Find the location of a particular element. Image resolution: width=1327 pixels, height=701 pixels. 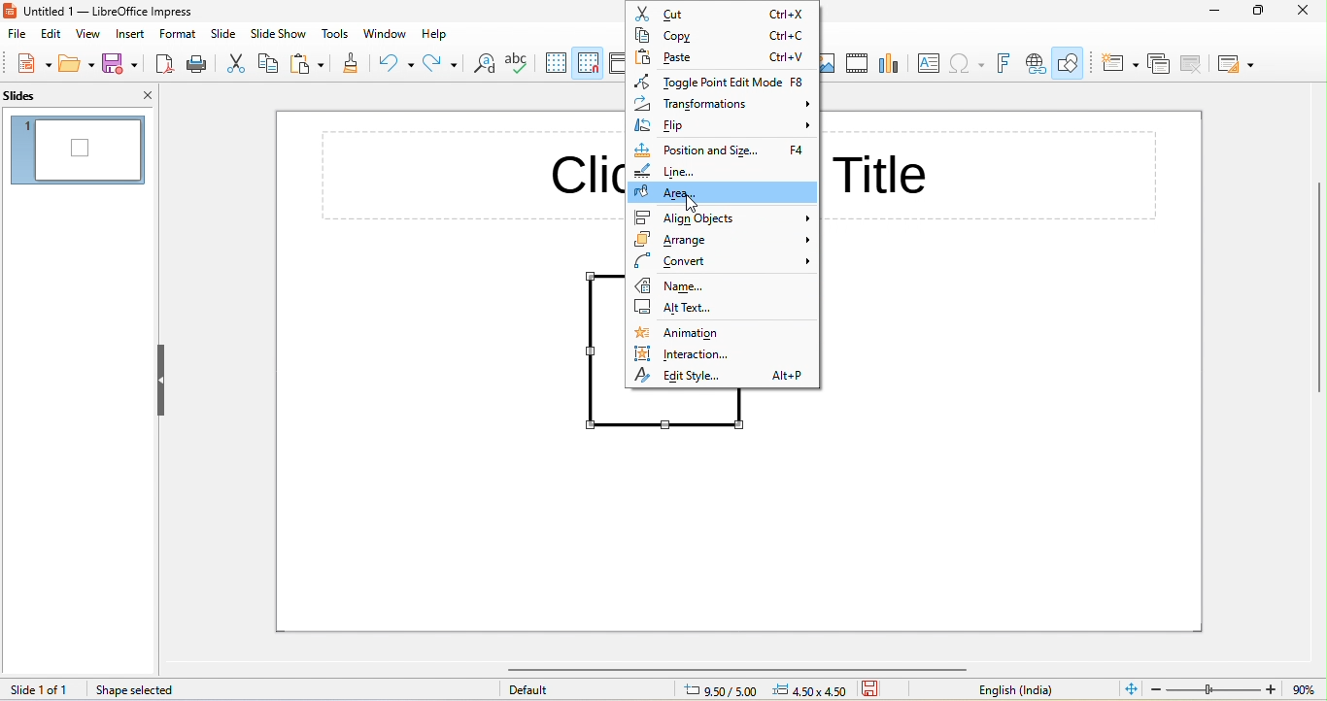

snap to grid is located at coordinates (587, 63).